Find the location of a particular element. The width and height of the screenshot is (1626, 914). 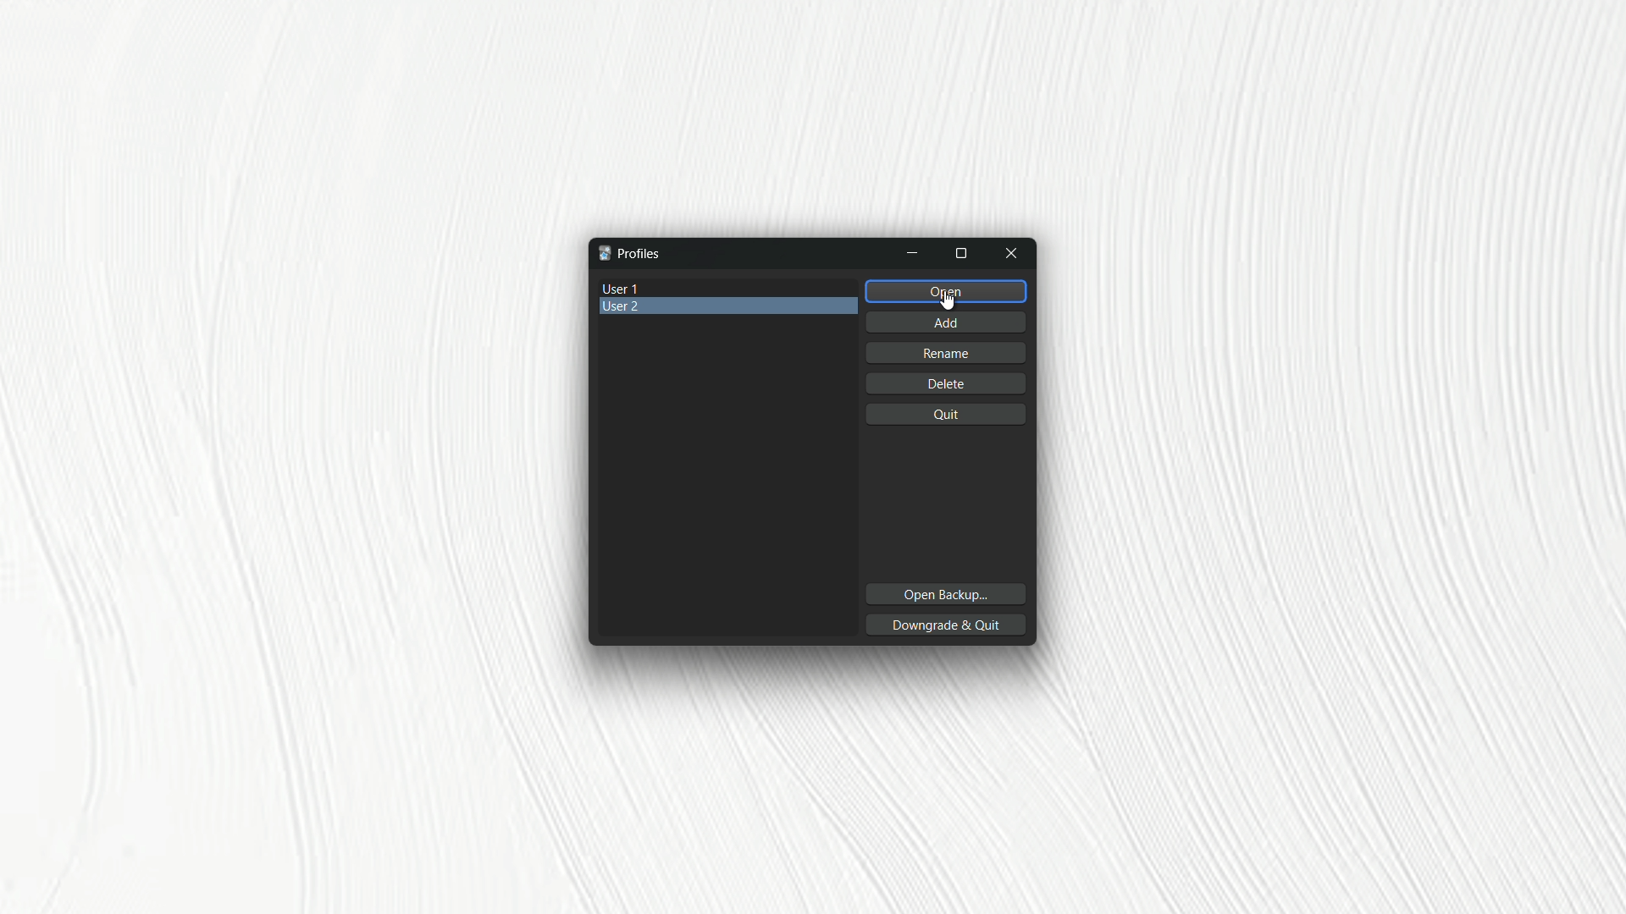

Open backup is located at coordinates (943, 595).